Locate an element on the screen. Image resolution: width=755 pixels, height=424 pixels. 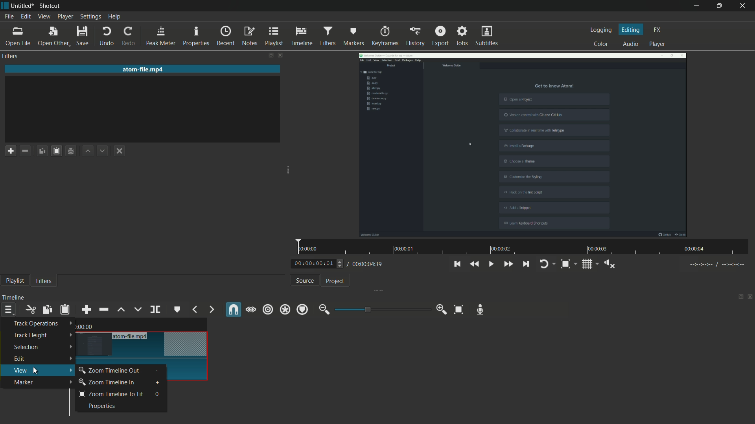
zoom timeline to fit is located at coordinates (459, 310).